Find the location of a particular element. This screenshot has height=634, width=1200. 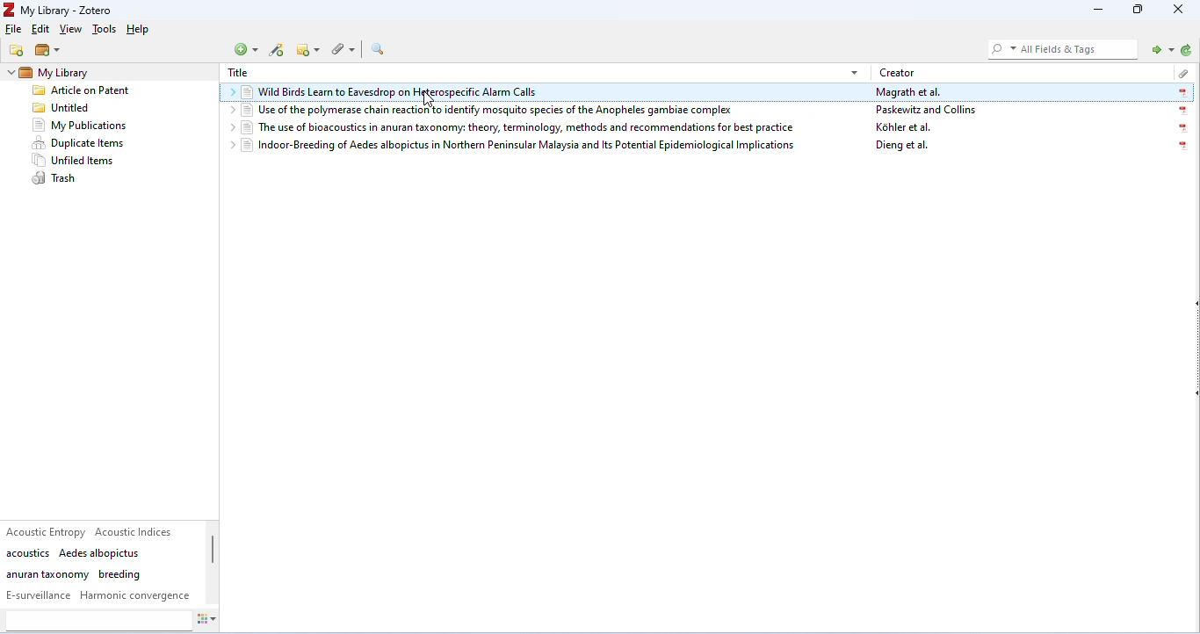

sync is located at coordinates (1187, 50).